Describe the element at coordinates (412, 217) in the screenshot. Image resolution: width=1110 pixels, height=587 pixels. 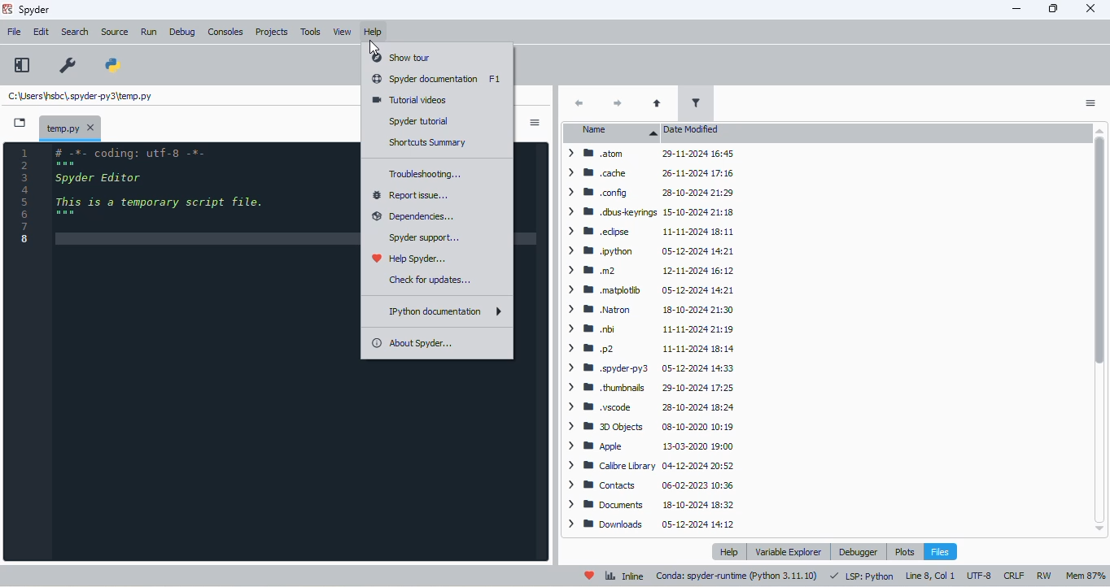
I see `dependencies` at that location.